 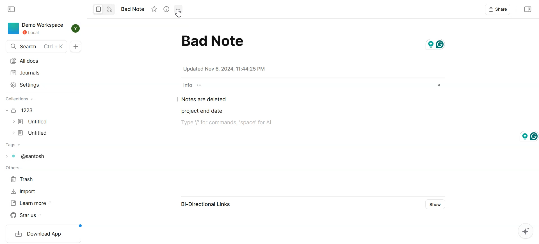 I want to click on Collapse sidebar, so click(x=527, y=10).